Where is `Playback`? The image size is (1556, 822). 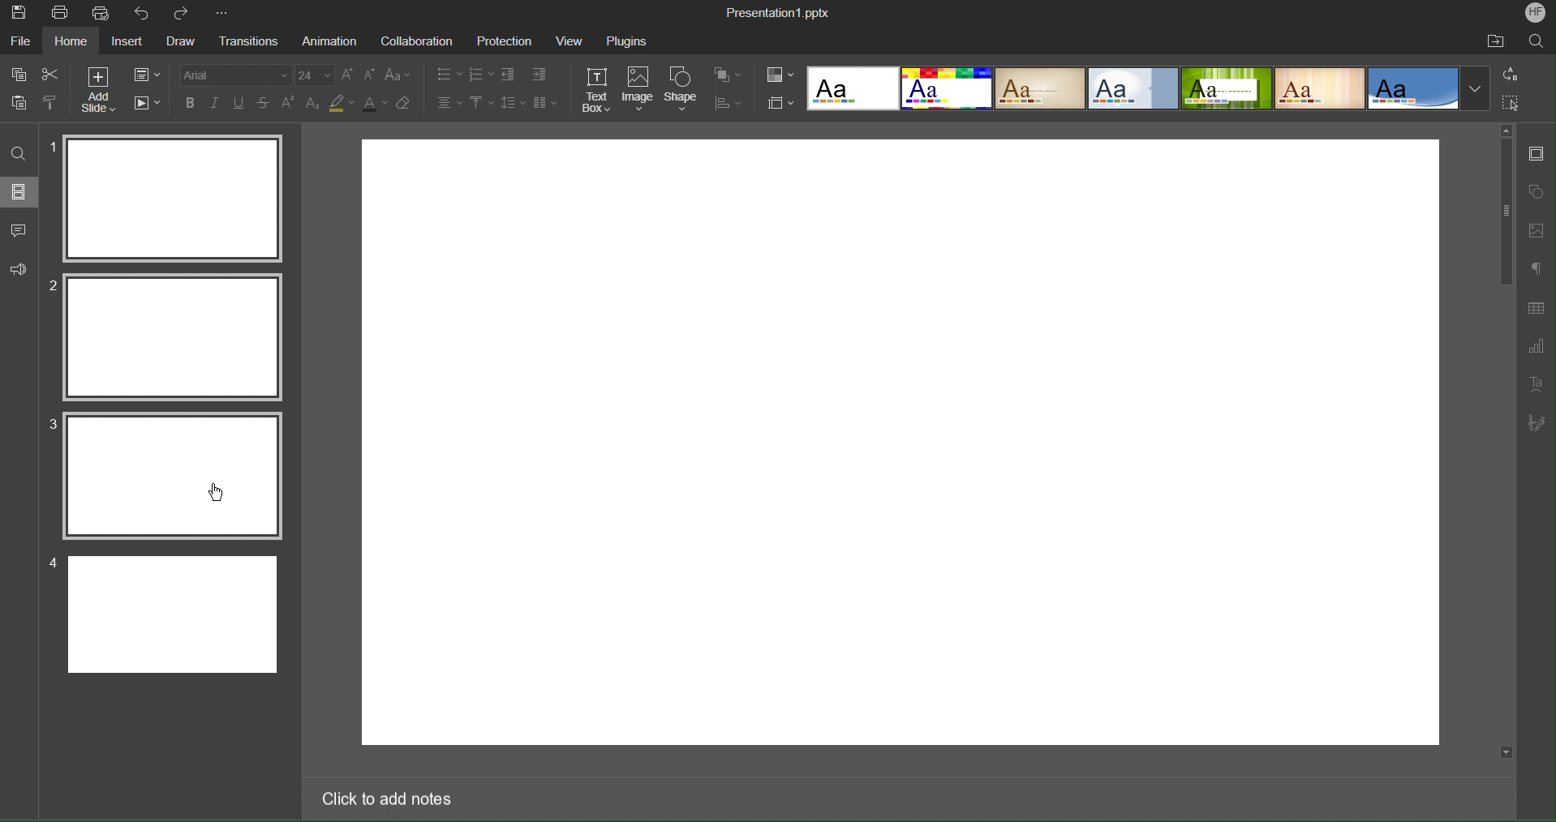
Playback is located at coordinates (146, 101).